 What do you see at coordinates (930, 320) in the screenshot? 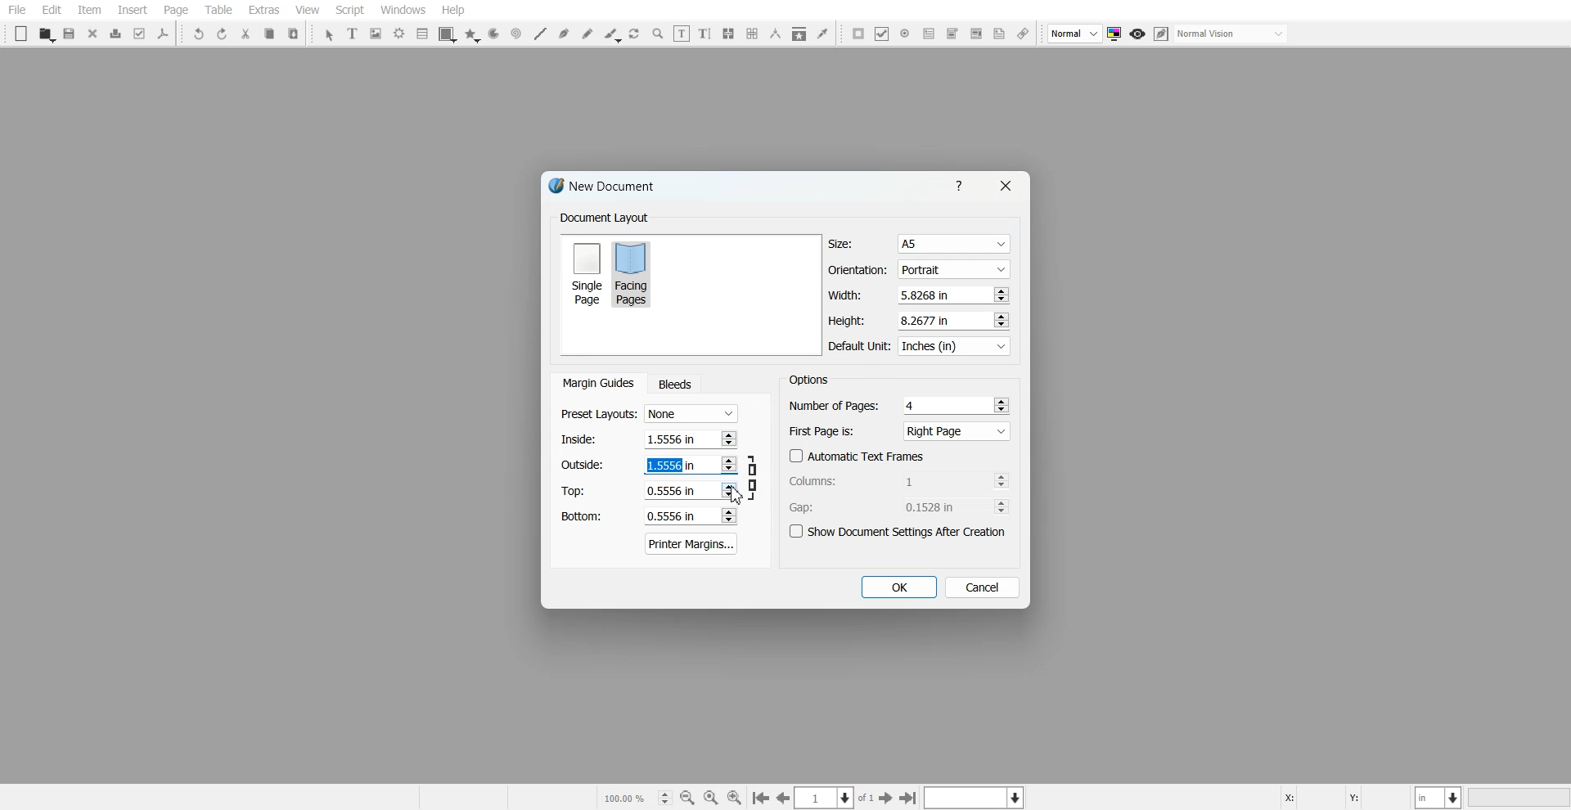
I see `8.2677 in` at bounding box center [930, 320].